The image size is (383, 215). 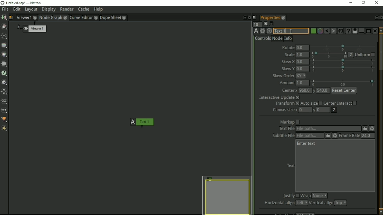 What do you see at coordinates (289, 122) in the screenshot?
I see `Markup` at bounding box center [289, 122].